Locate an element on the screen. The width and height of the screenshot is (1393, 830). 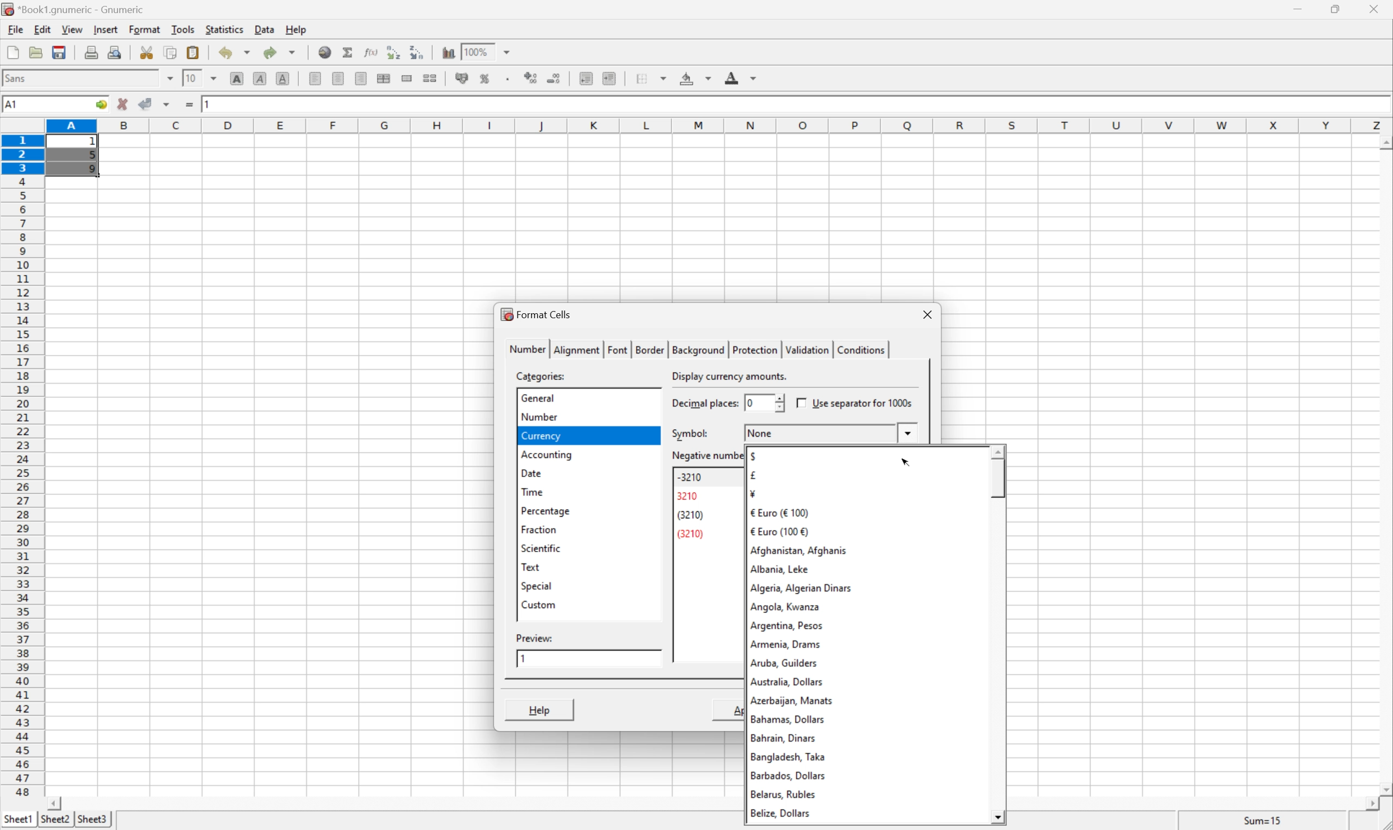
paste is located at coordinates (195, 52).